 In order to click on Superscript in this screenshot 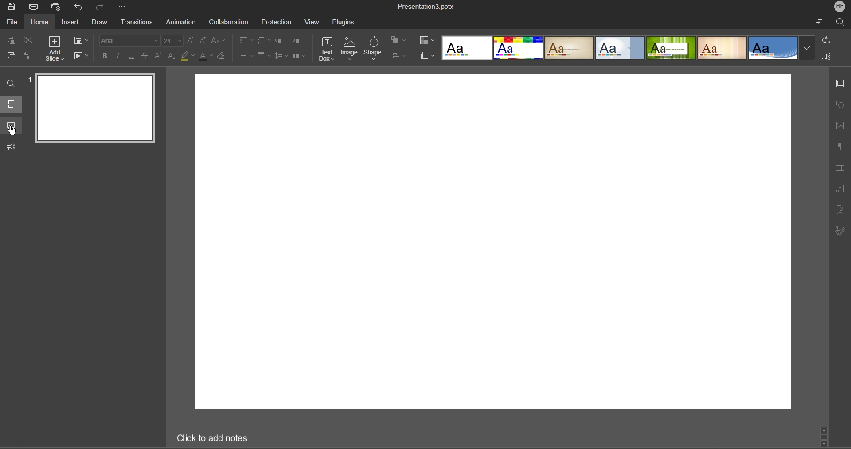, I will do `click(159, 56)`.